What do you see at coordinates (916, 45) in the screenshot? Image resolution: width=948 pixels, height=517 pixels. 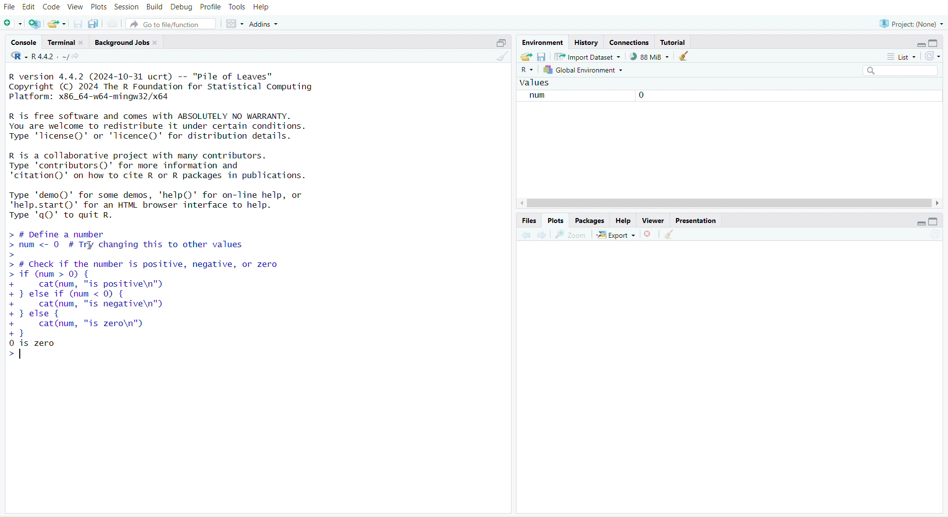 I see `expand` at bounding box center [916, 45].